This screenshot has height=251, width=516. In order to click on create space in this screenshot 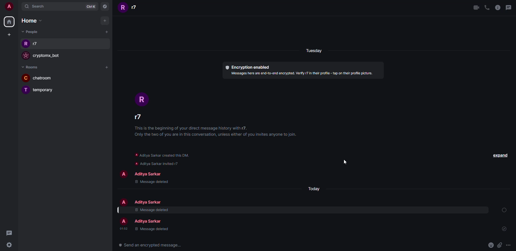, I will do `click(8, 34)`.